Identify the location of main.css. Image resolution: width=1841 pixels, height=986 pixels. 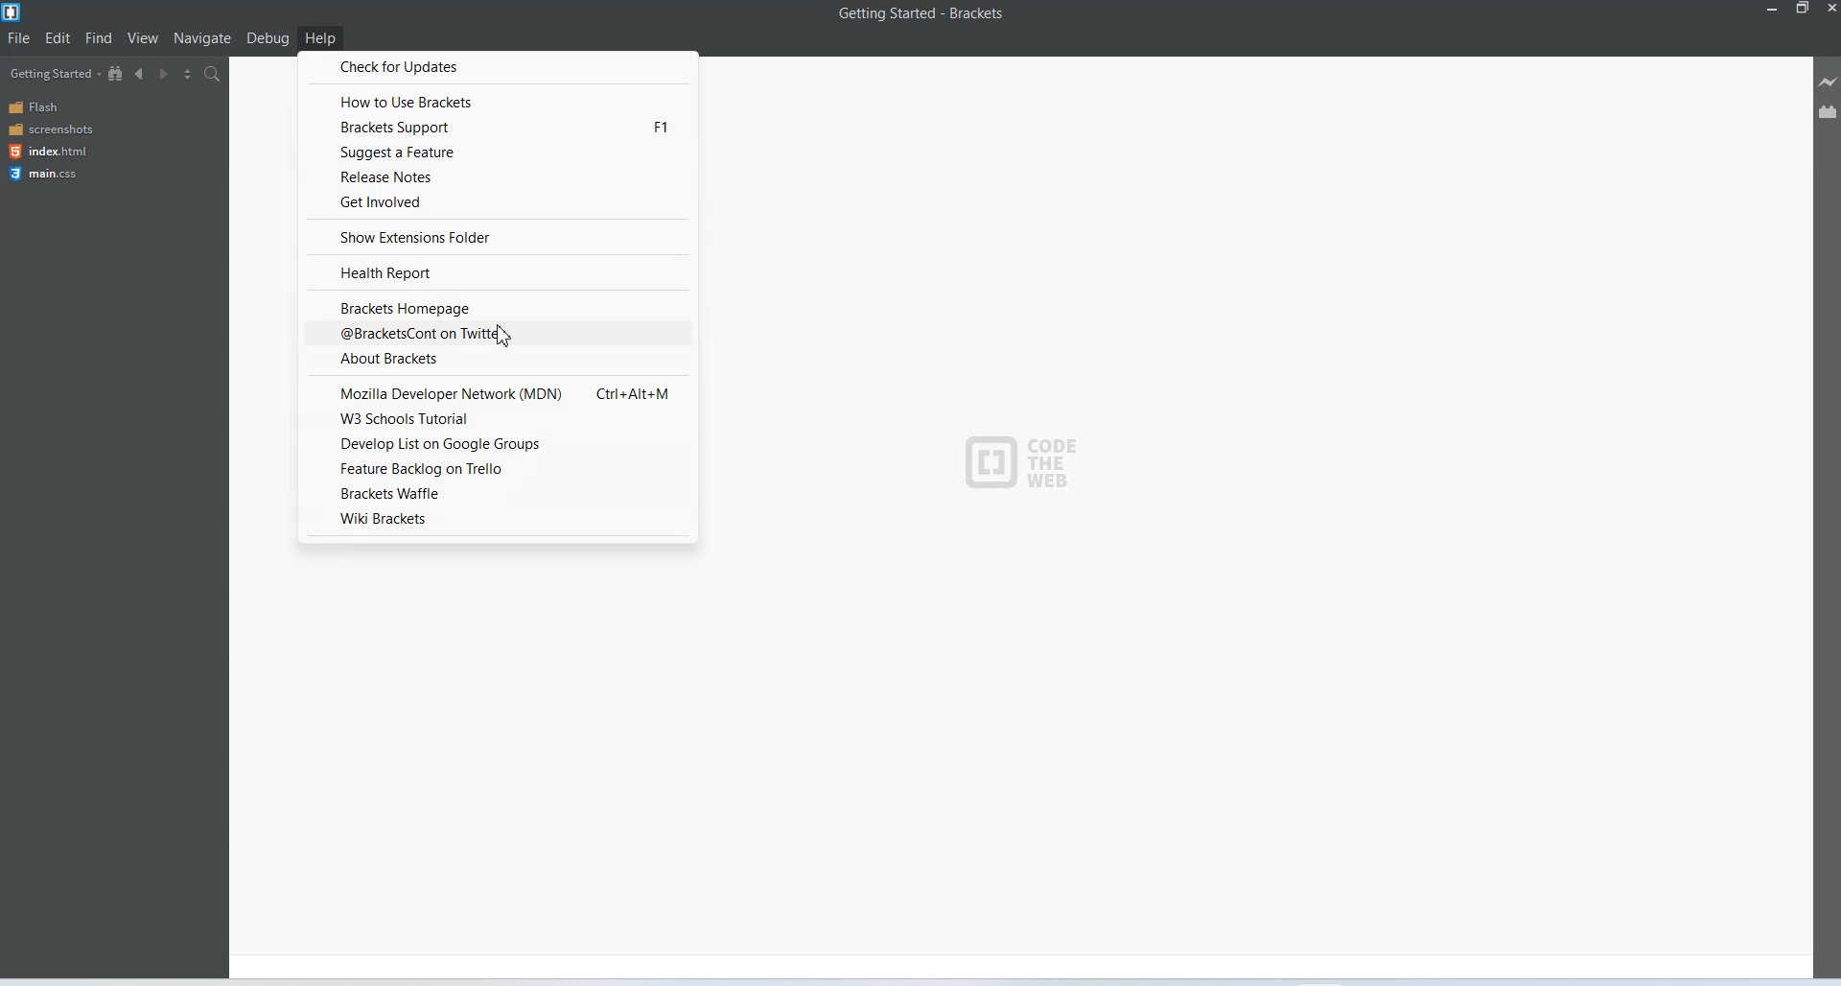
(49, 174).